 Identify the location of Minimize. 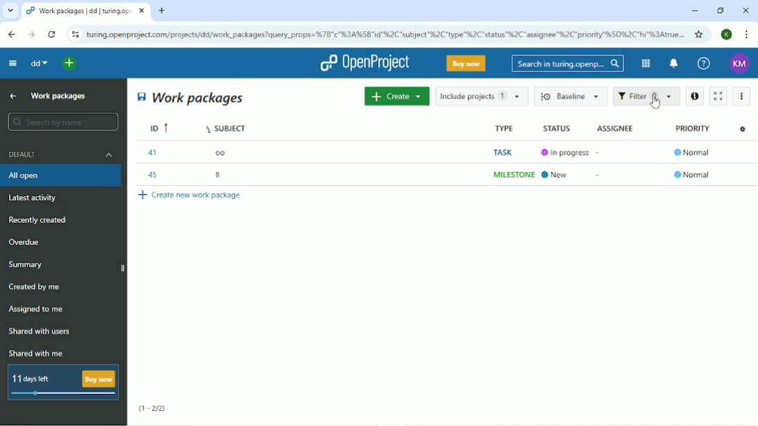
(694, 11).